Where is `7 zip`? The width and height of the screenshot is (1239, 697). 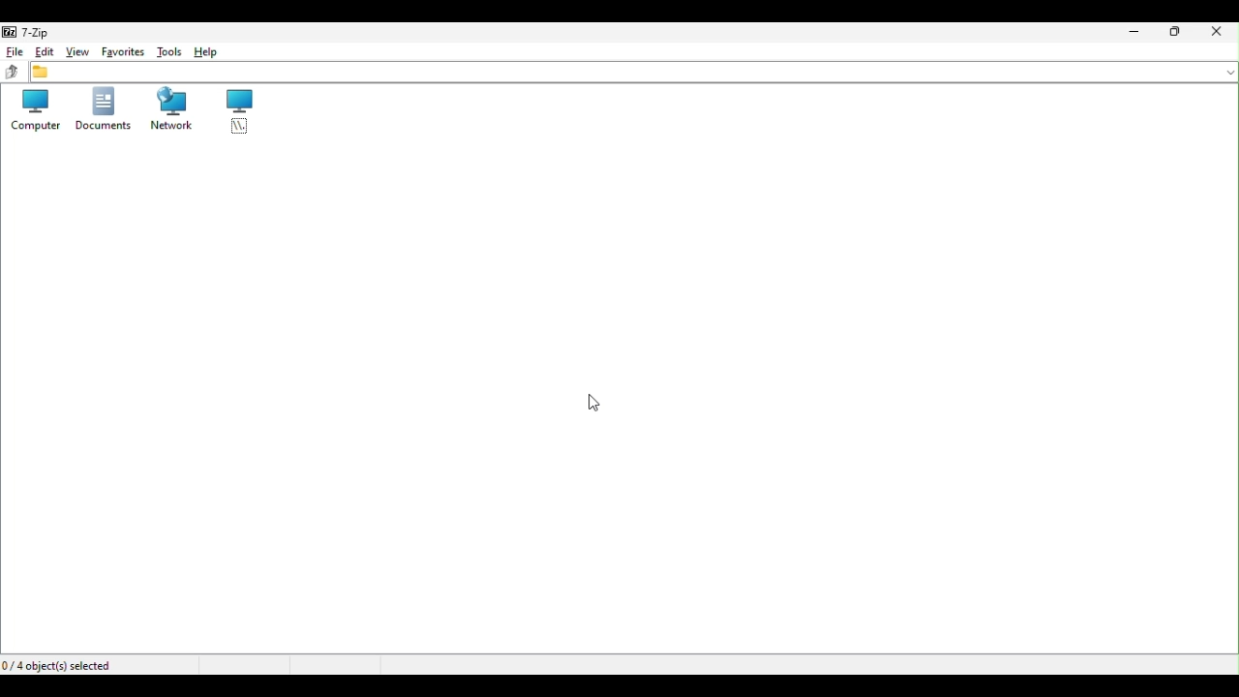 7 zip is located at coordinates (29, 31).